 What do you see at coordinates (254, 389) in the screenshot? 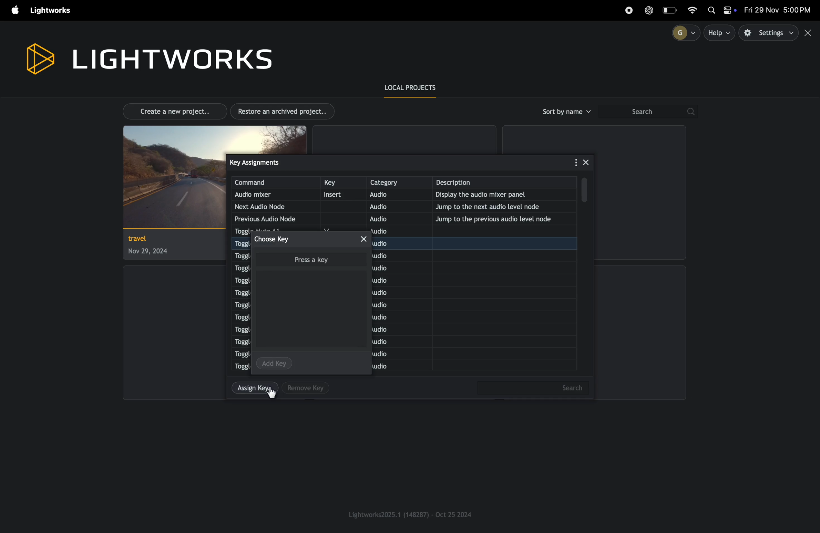
I see `Assign key` at bounding box center [254, 389].